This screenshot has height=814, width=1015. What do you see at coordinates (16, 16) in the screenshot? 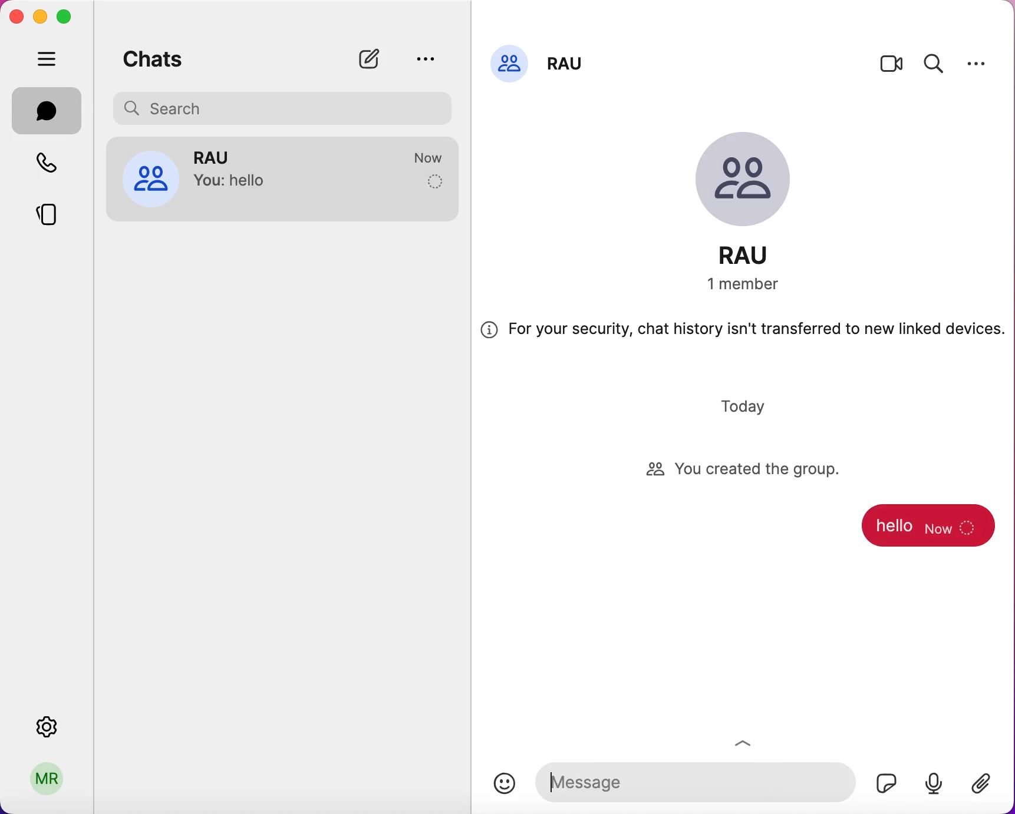
I see `close` at bounding box center [16, 16].